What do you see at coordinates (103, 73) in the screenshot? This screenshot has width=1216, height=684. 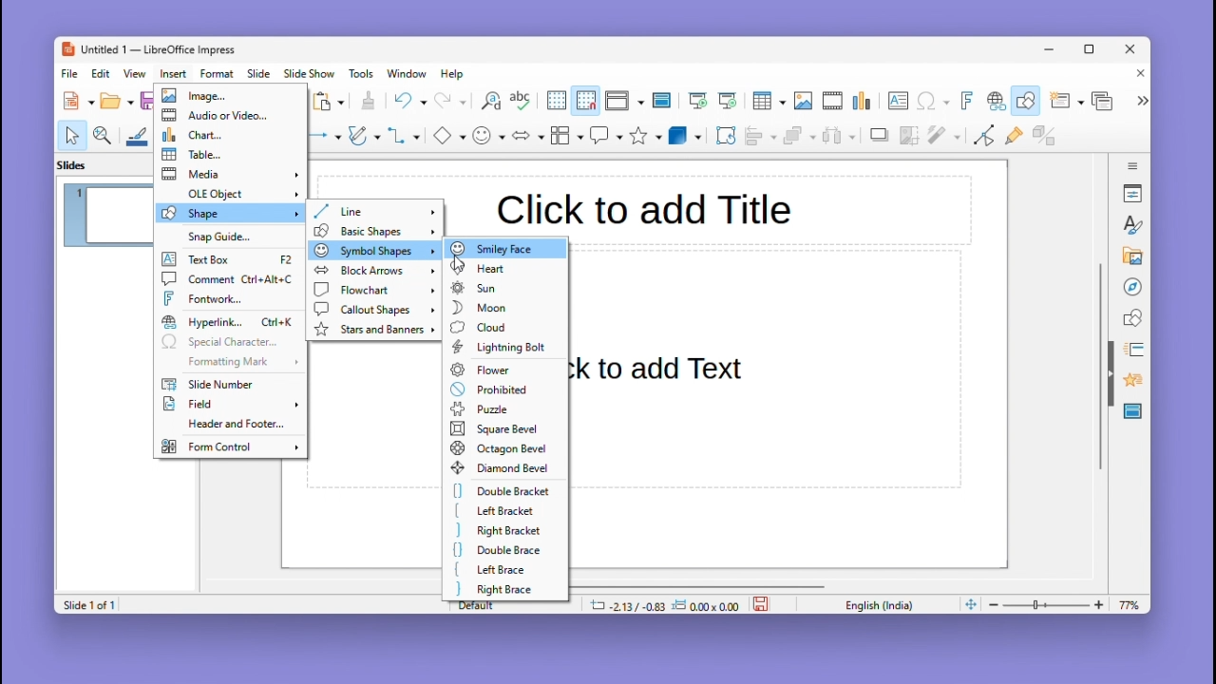 I see `Edit` at bounding box center [103, 73].